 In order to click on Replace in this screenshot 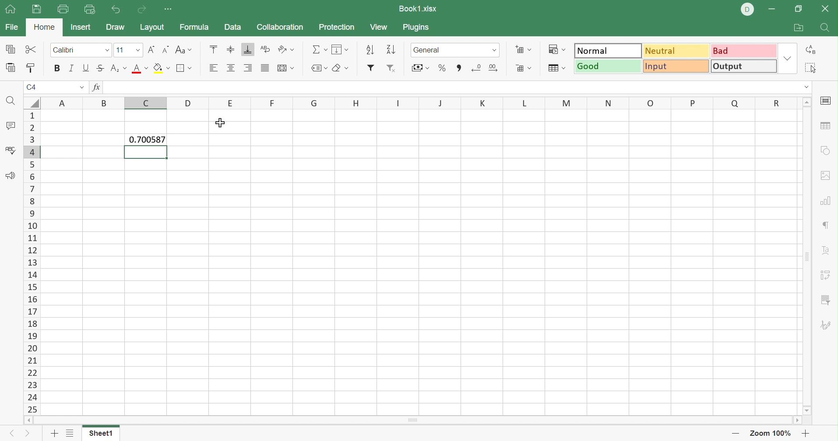, I will do `click(812, 48)`.